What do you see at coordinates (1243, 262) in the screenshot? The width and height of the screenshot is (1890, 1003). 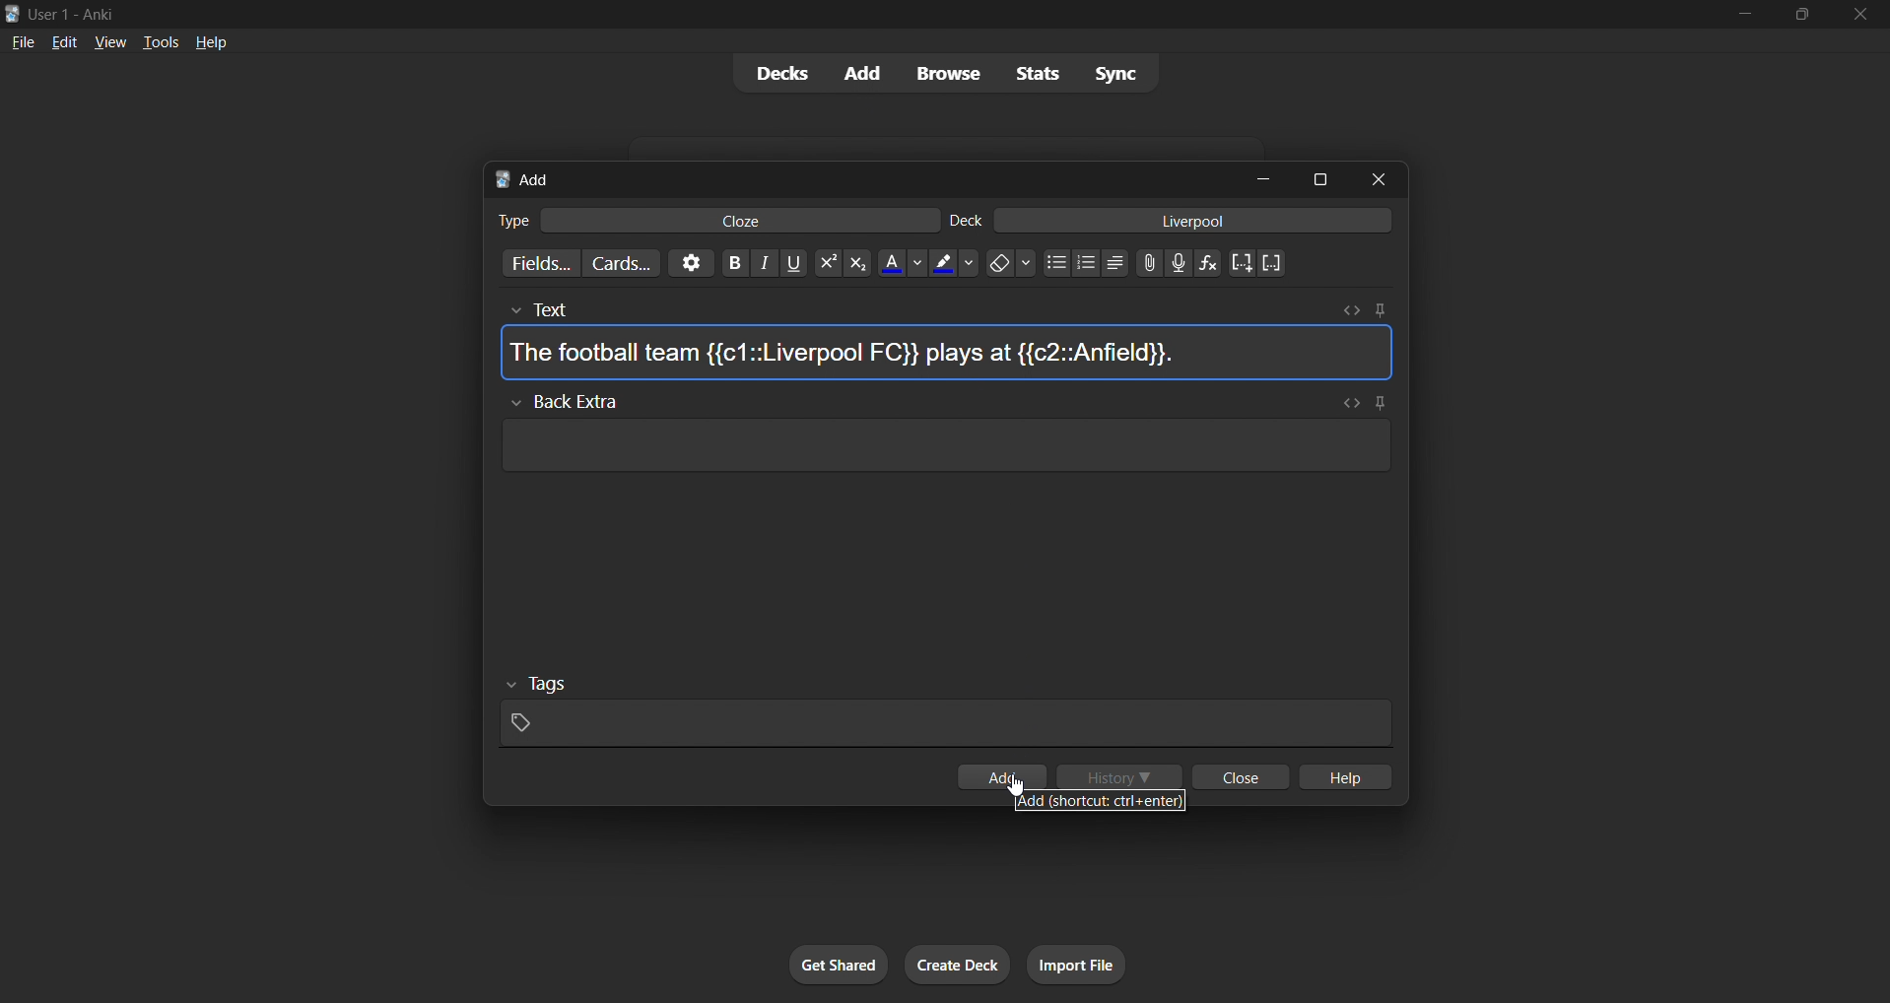 I see `cloze deletion` at bounding box center [1243, 262].